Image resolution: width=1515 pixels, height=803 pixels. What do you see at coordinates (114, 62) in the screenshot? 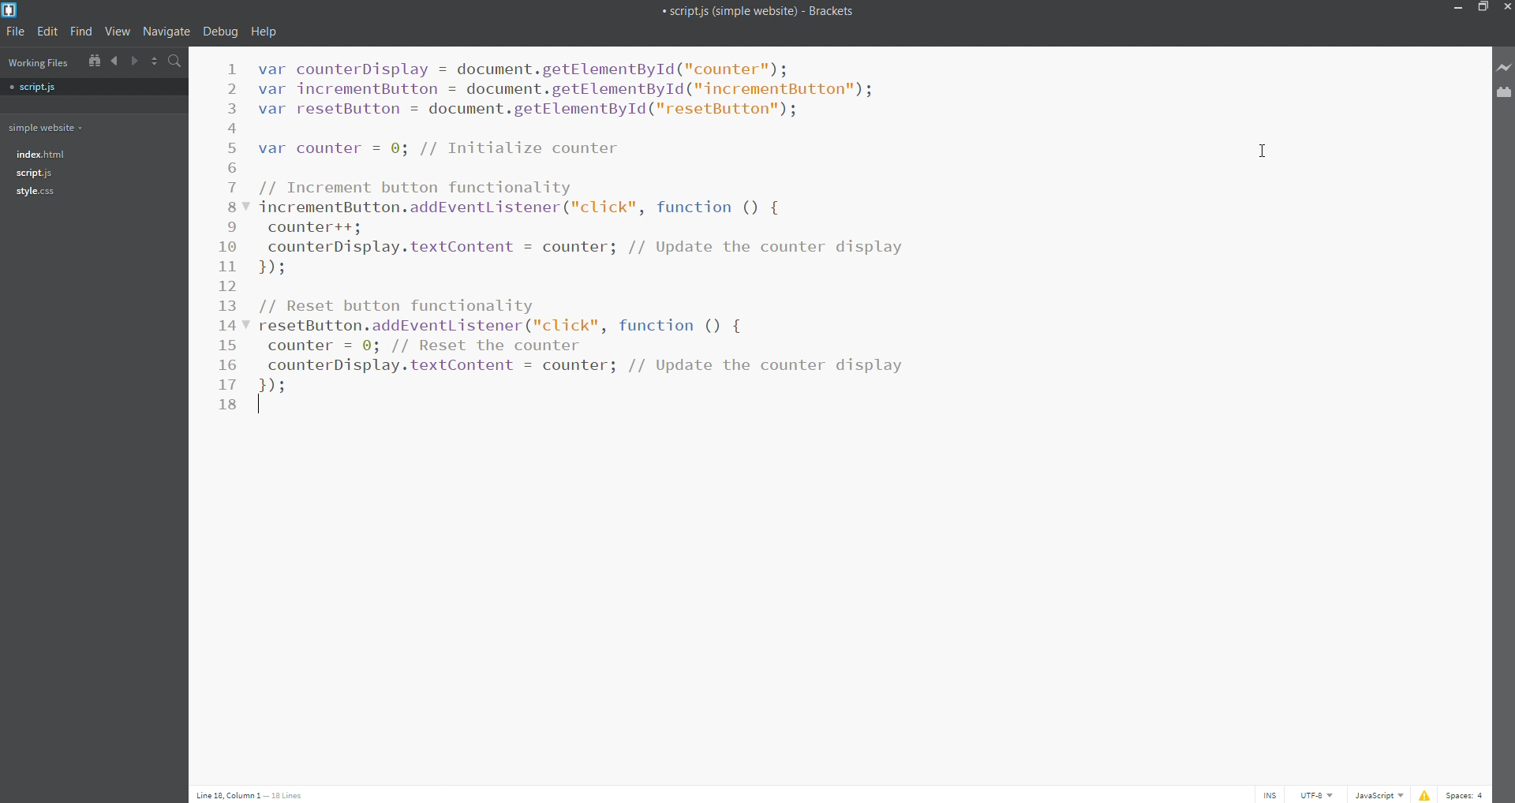
I see `navigate backward` at bounding box center [114, 62].